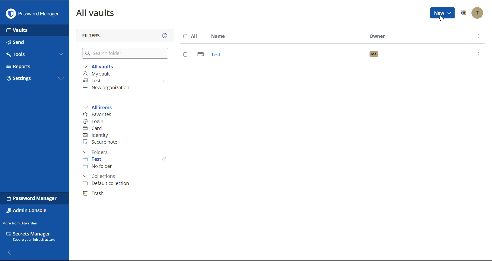 The height and width of the screenshot is (261, 492). What do you see at coordinates (32, 198) in the screenshot?
I see `Password Manager` at bounding box center [32, 198].